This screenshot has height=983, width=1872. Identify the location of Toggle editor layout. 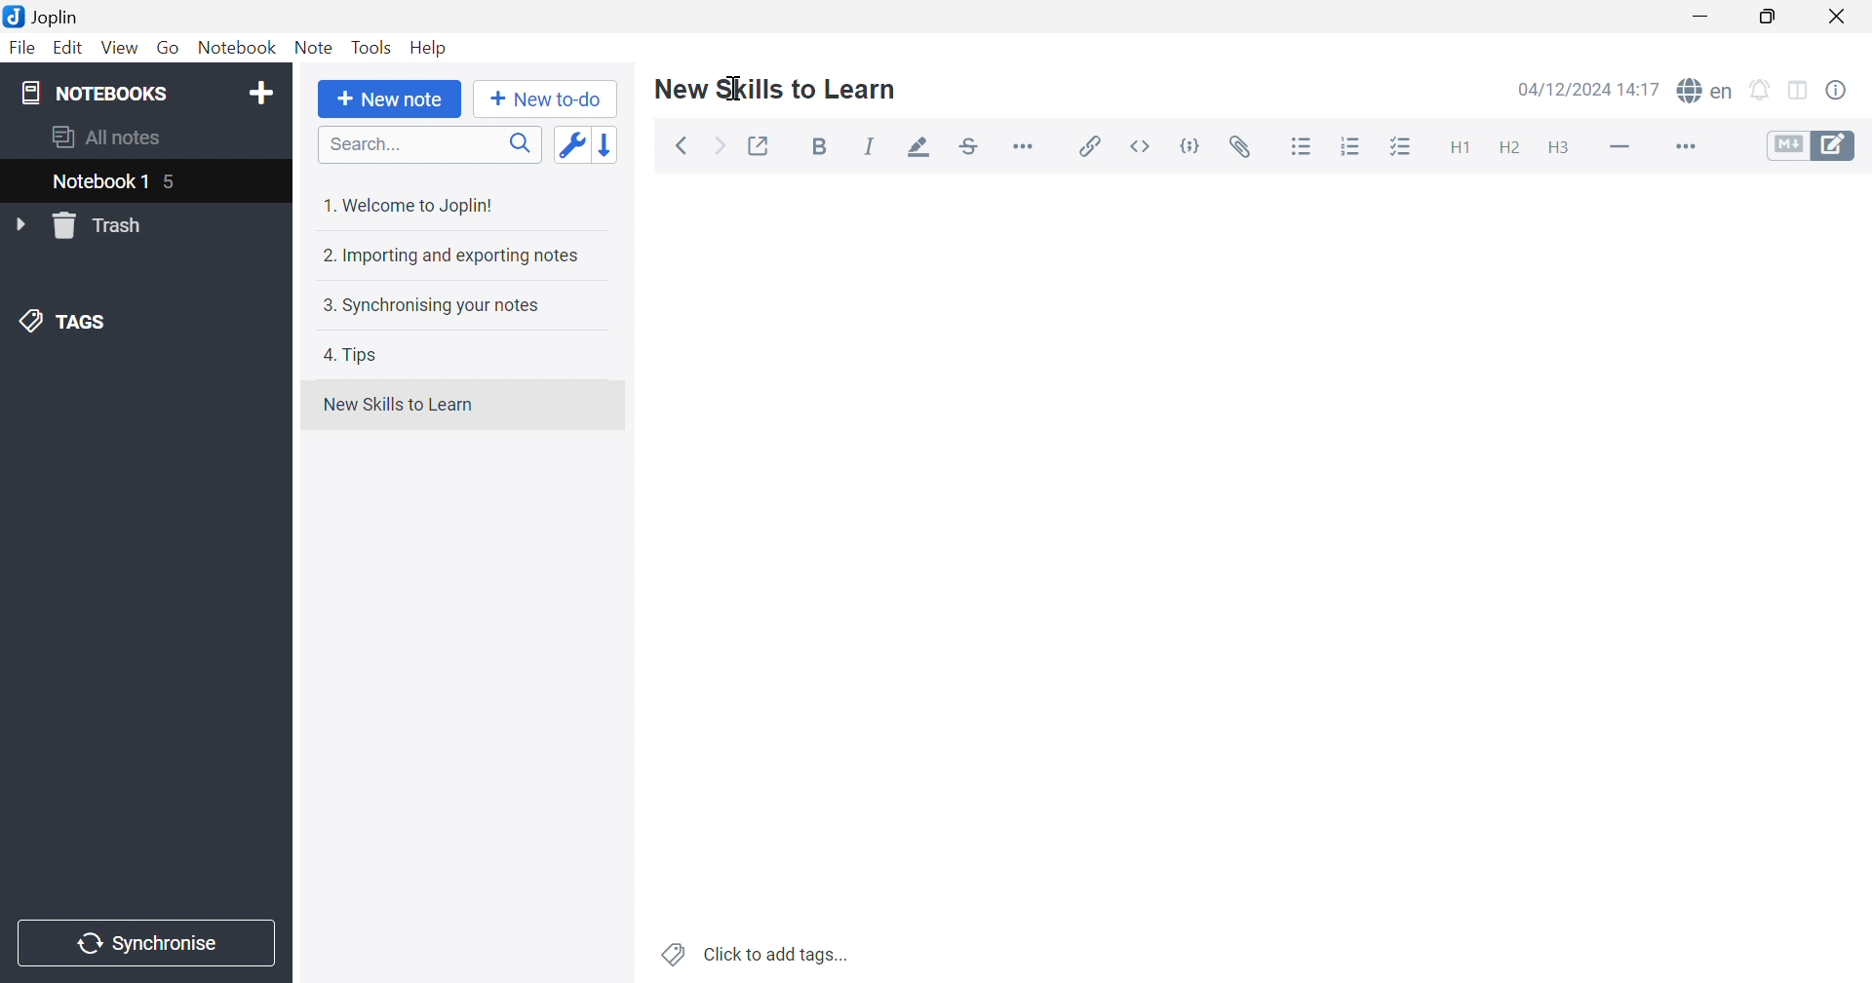
(1801, 92).